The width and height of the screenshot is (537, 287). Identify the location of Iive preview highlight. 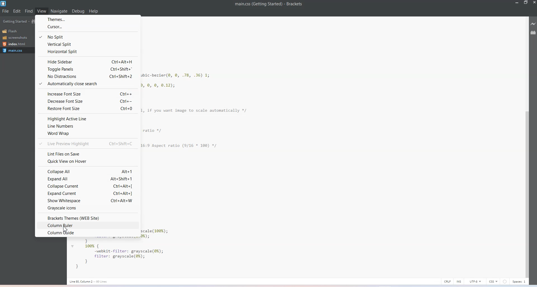
(88, 144).